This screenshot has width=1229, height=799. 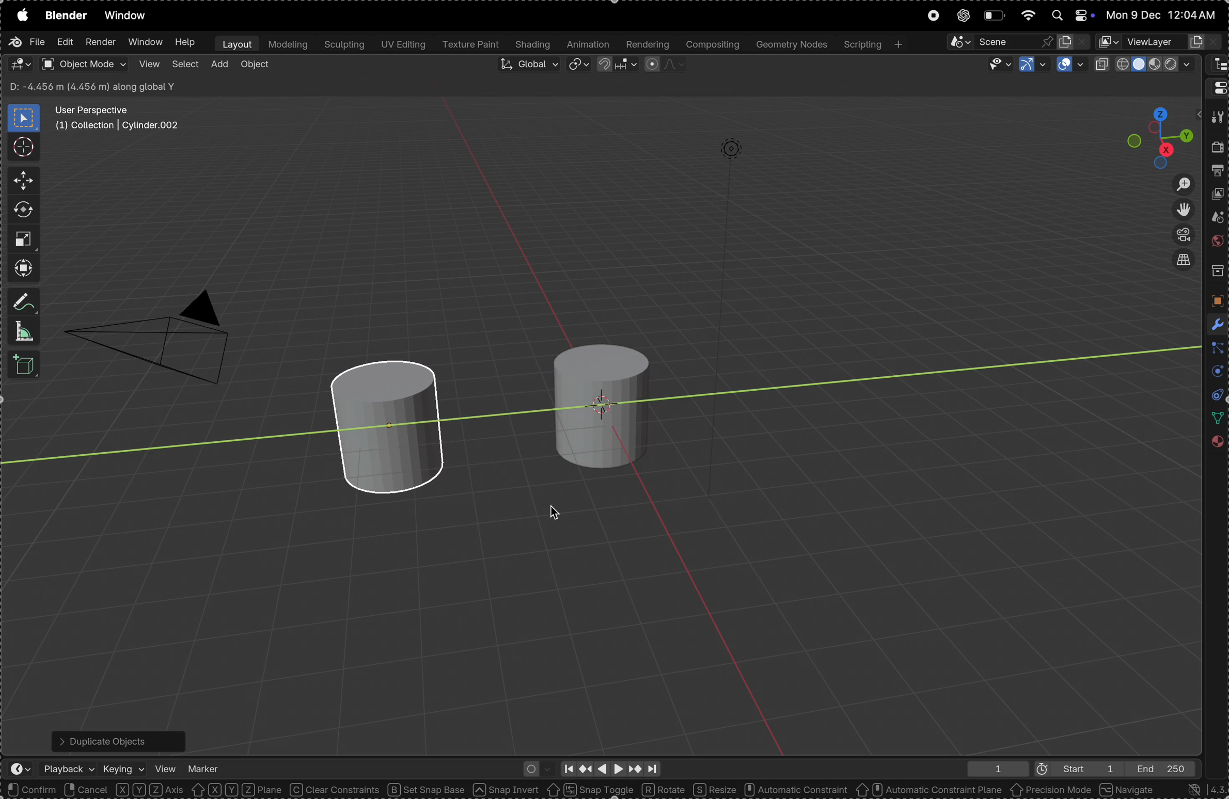 I want to click on select, so click(x=185, y=66).